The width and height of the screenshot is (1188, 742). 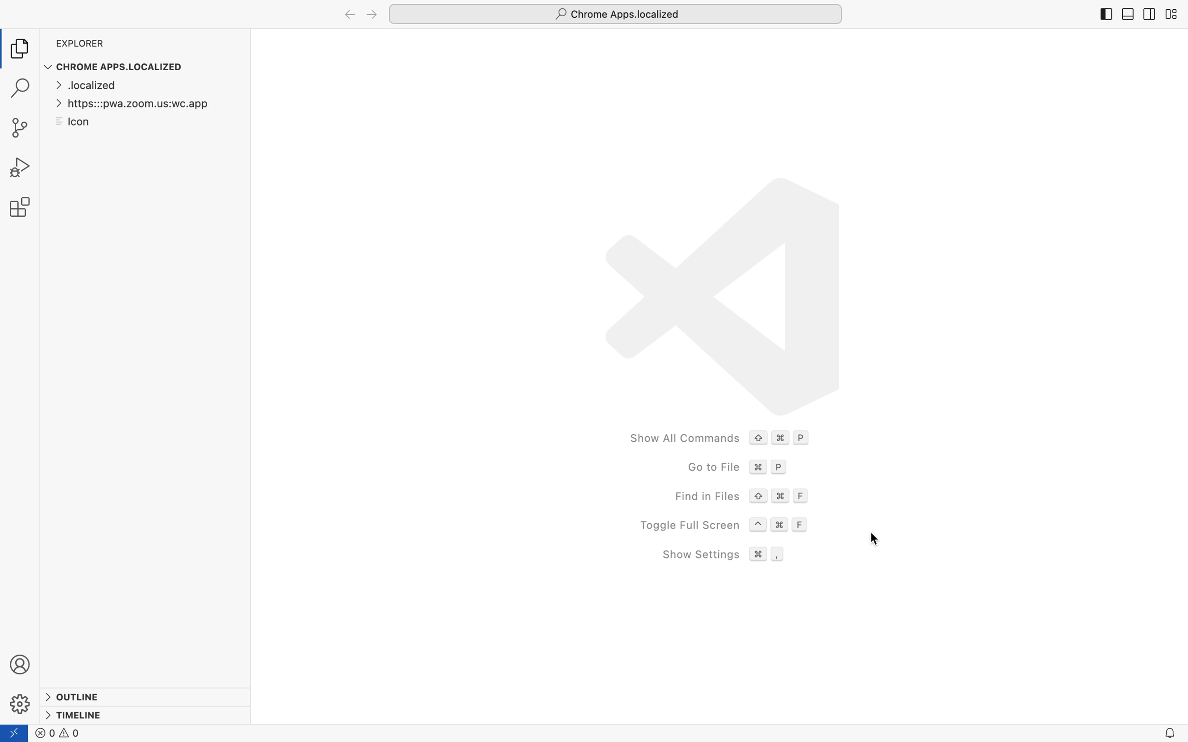 I want to click on customise layout, so click(x=1170, y=15).